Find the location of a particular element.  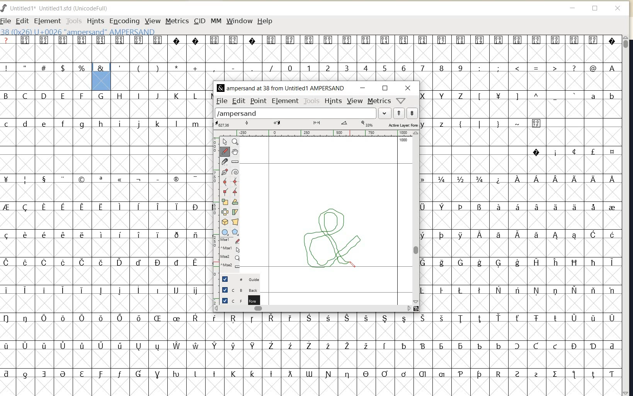

TOOLS is located at coordinates (73, 21).